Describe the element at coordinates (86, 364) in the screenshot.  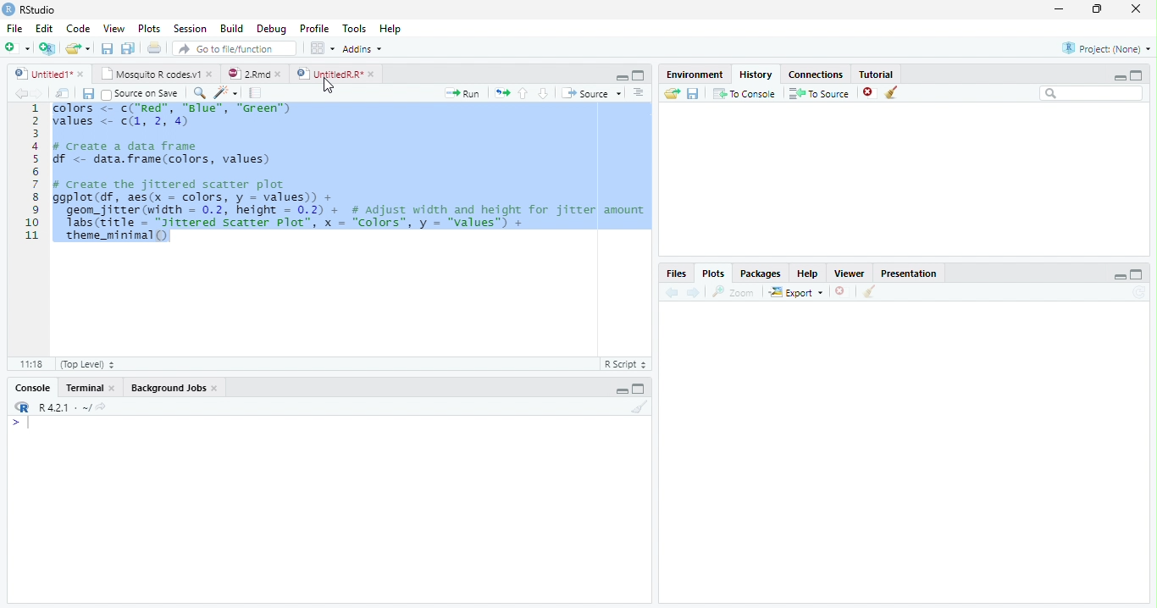
I see `(Top Level)` at that location.